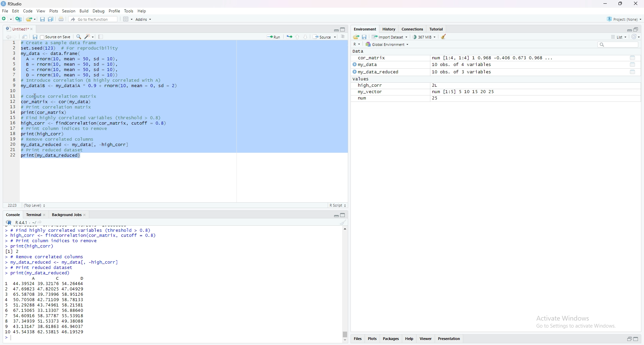 The width and height of the screenshot is (644, 345). What do you see at coordinates (54, 11) in the screenshot?
I see `Plots` at bounding box center [54, 11].